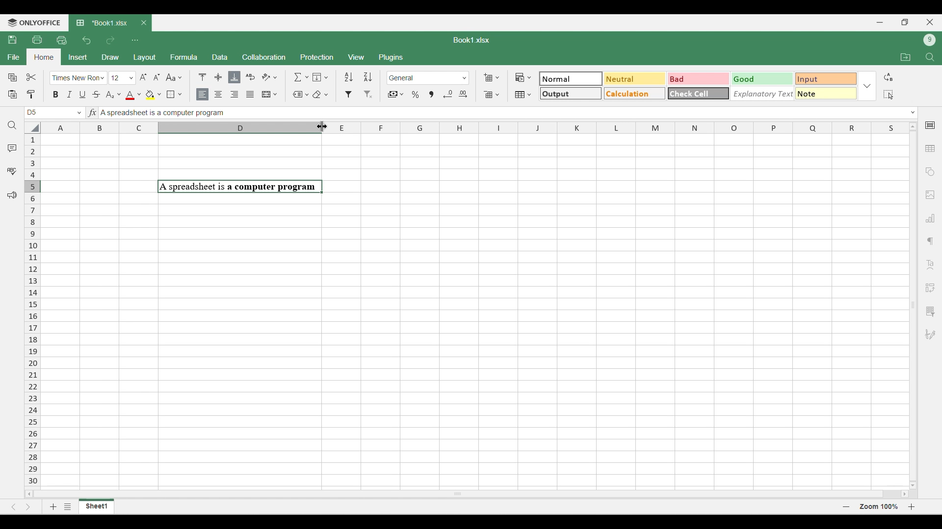 The image size is (942, 529). Describe the element at coordinates (914, 305) in the screenshot. I see `Vertical slide bar` at that location.